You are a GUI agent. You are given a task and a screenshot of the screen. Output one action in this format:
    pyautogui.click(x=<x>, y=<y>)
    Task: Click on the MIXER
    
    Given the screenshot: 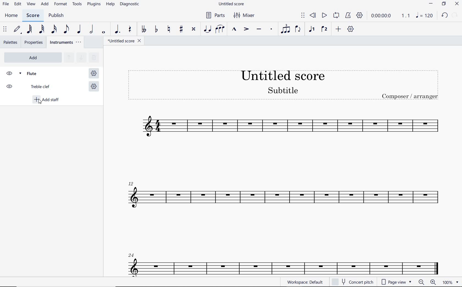 What is the action you would take?
    pyautogui.click(x=245, y=16)
    